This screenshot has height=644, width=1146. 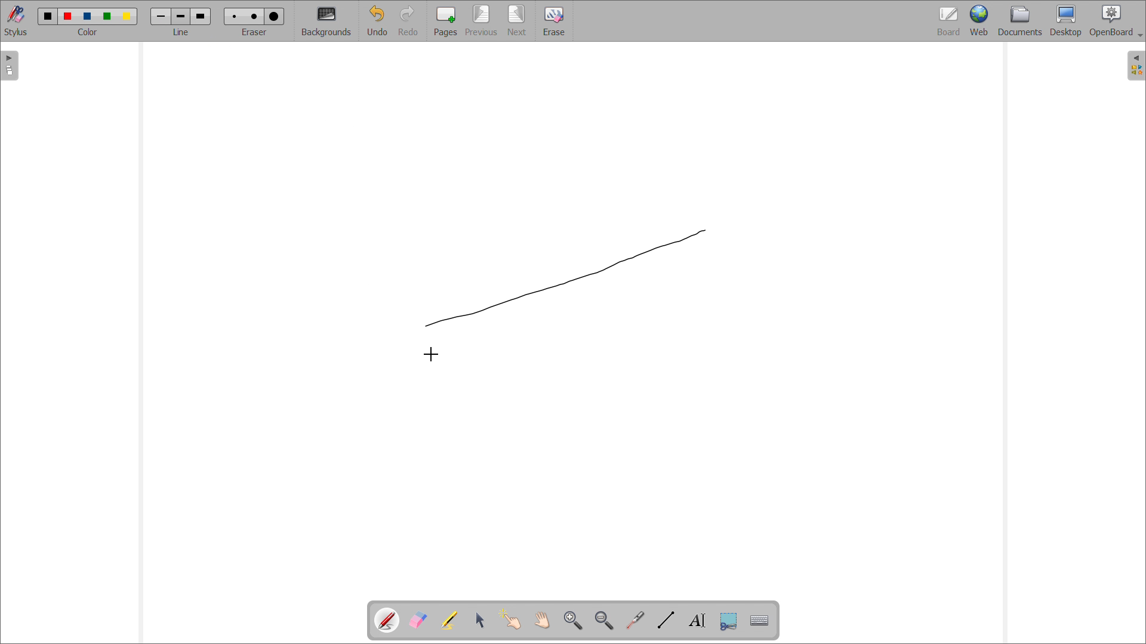 I want to click on draw text, so click(x=698, y=621).